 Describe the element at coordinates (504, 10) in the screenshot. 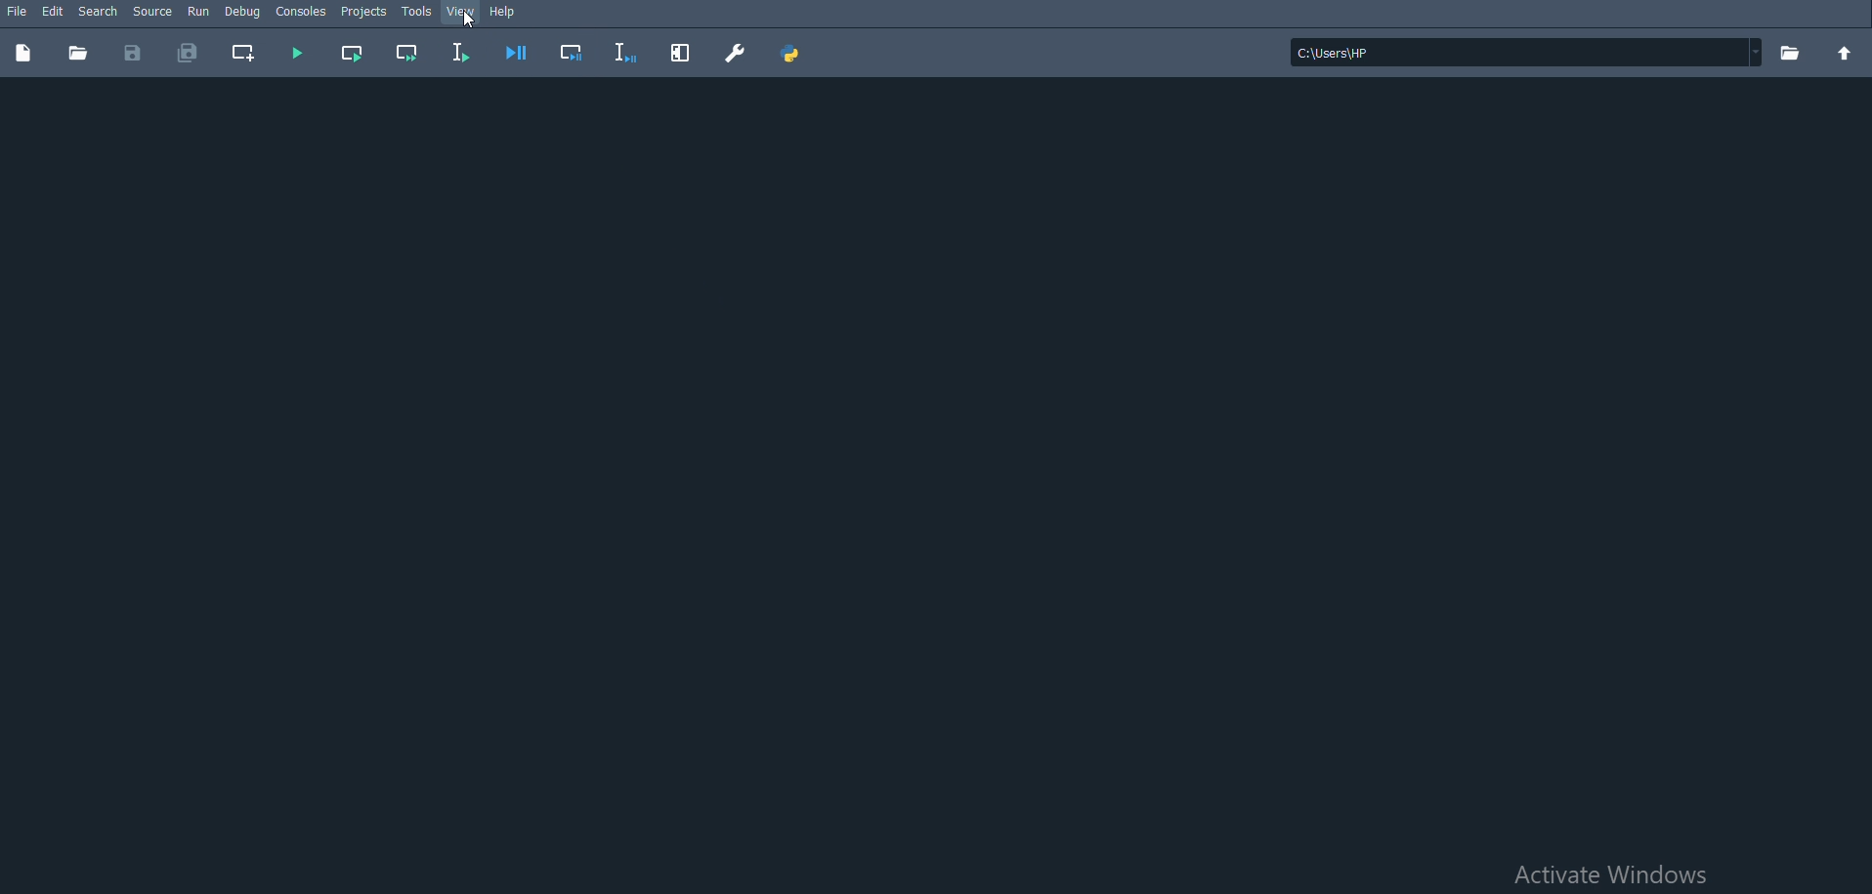

I see `Help` at that location.